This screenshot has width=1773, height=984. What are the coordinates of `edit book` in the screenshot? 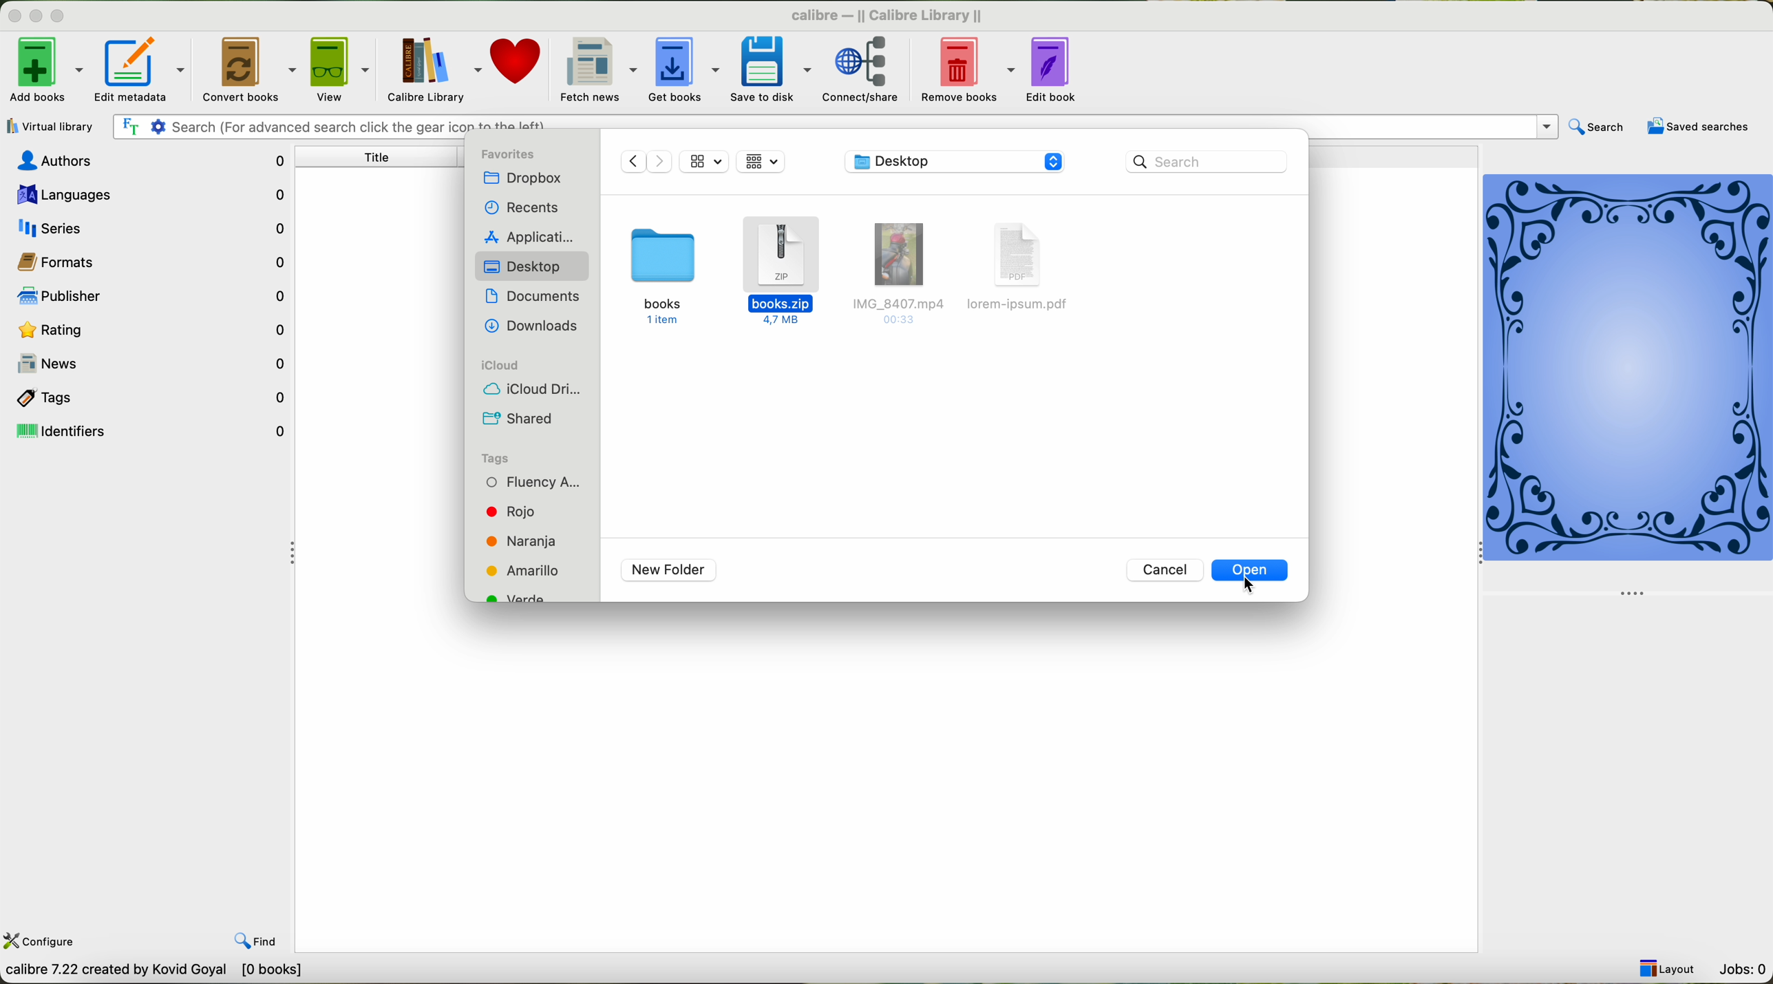 It's located at (1056, 72).